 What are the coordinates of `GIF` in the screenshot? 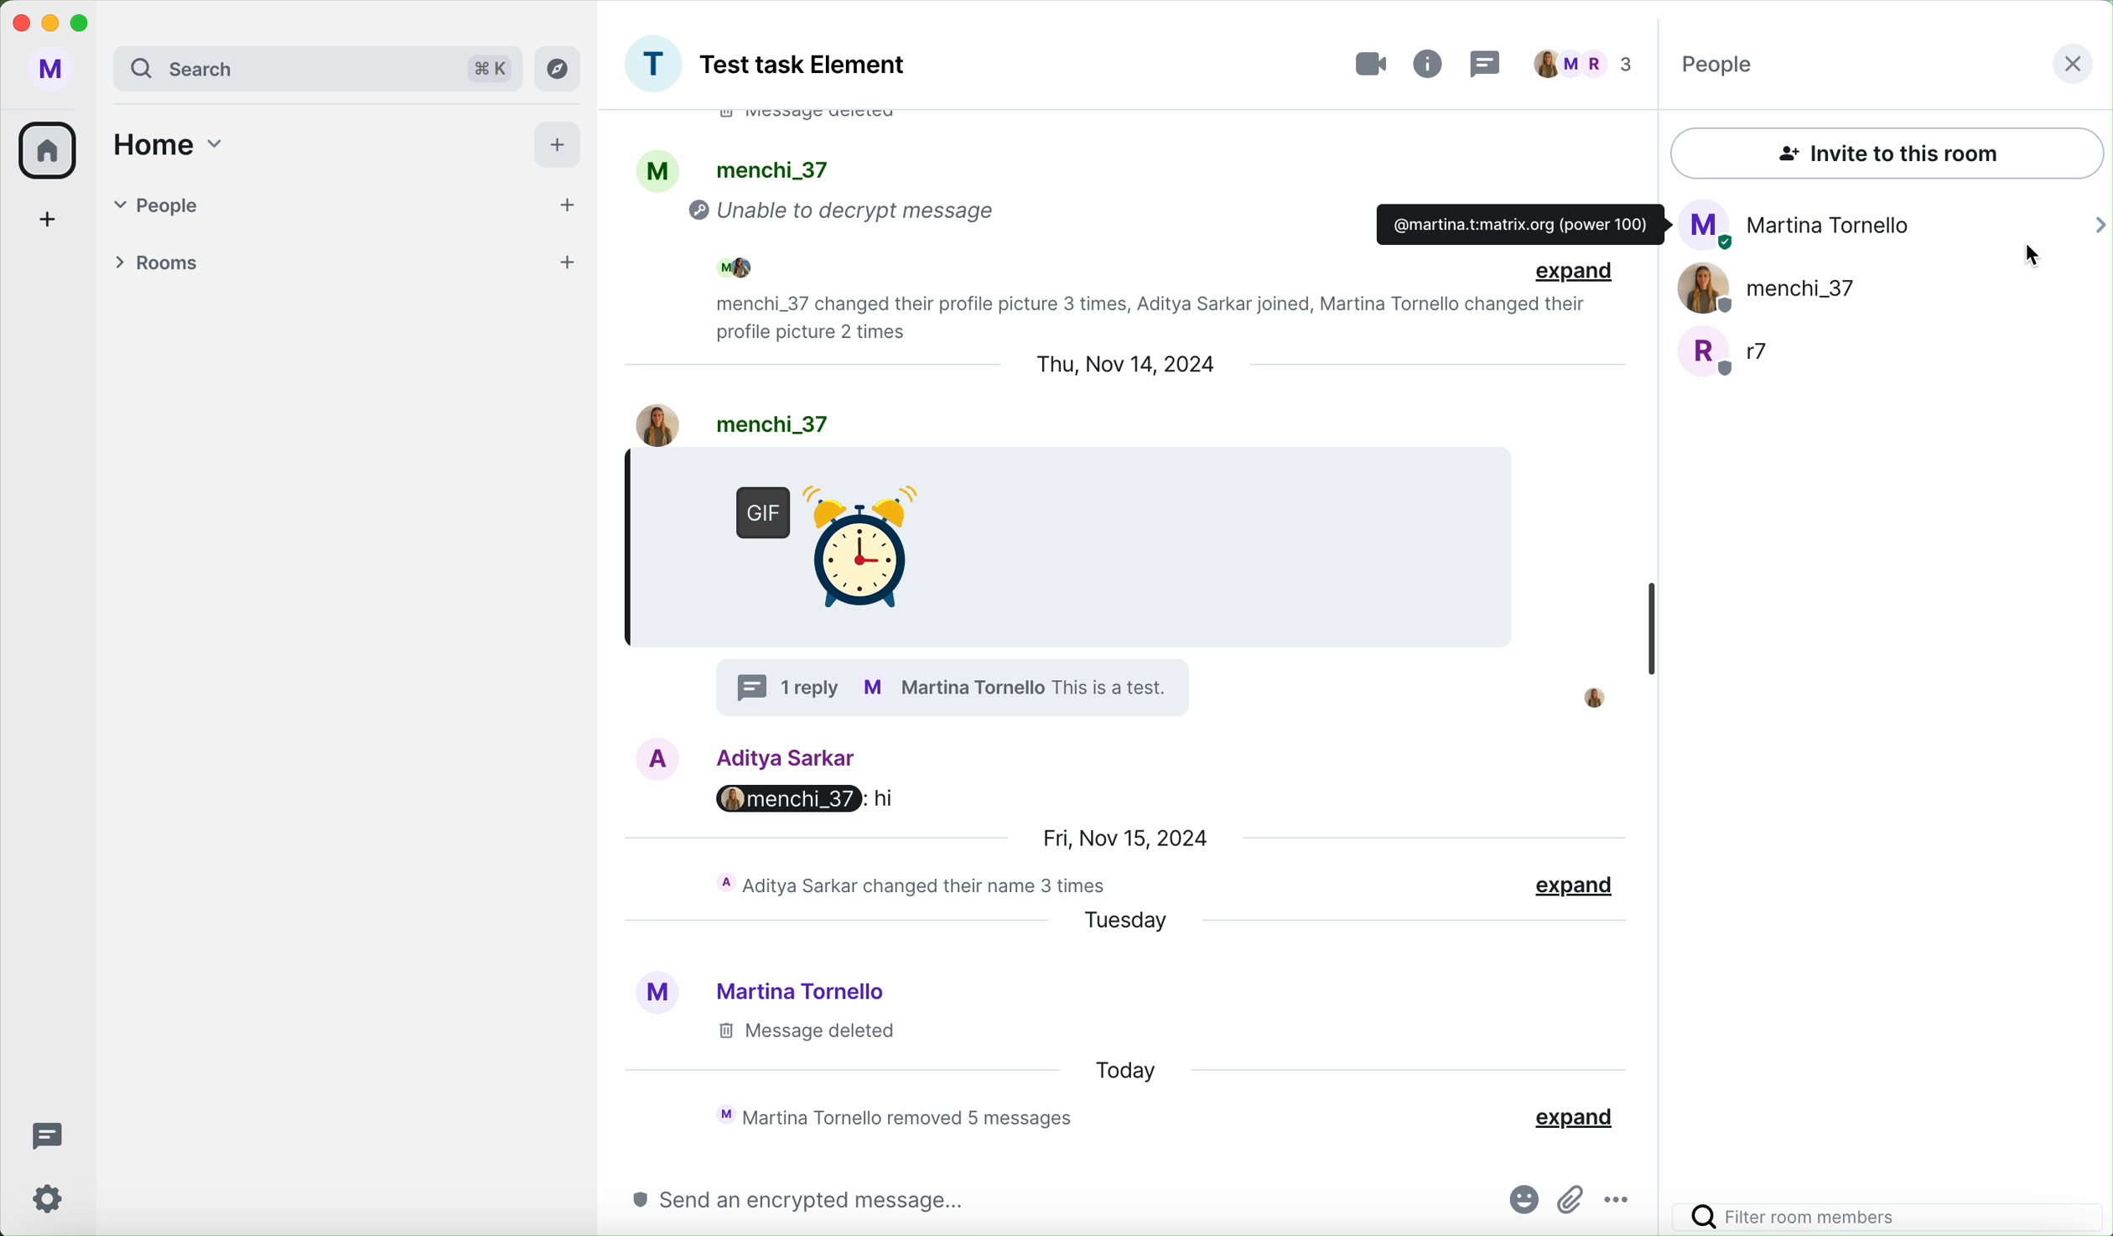 It's located at (818, 539).